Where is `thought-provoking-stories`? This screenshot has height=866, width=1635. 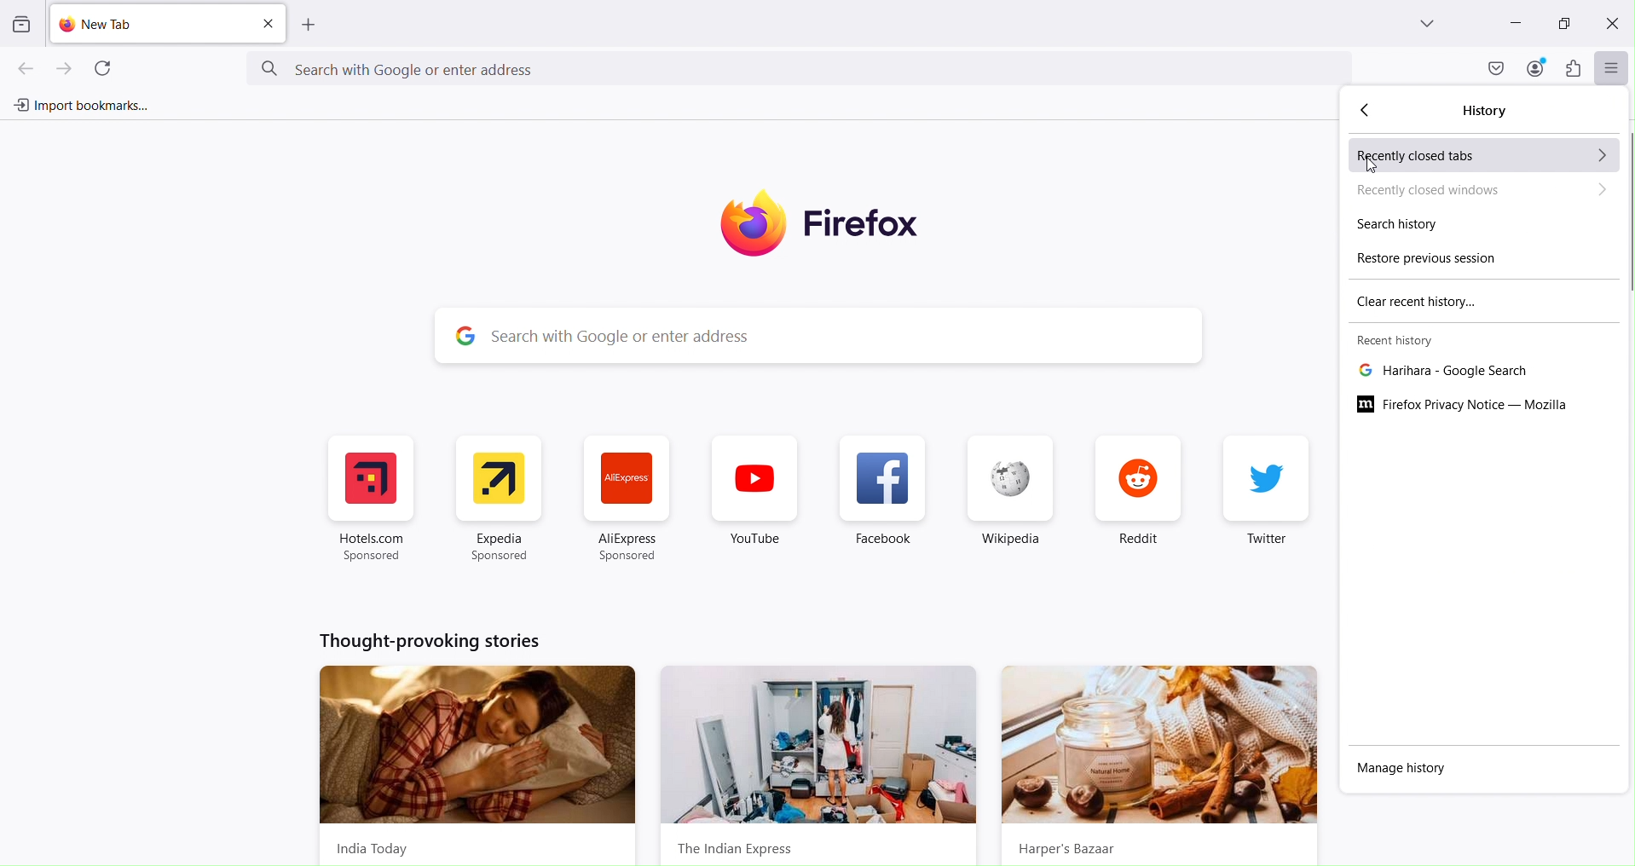
thought-provoking-stories is located at coordinates (432, 641).